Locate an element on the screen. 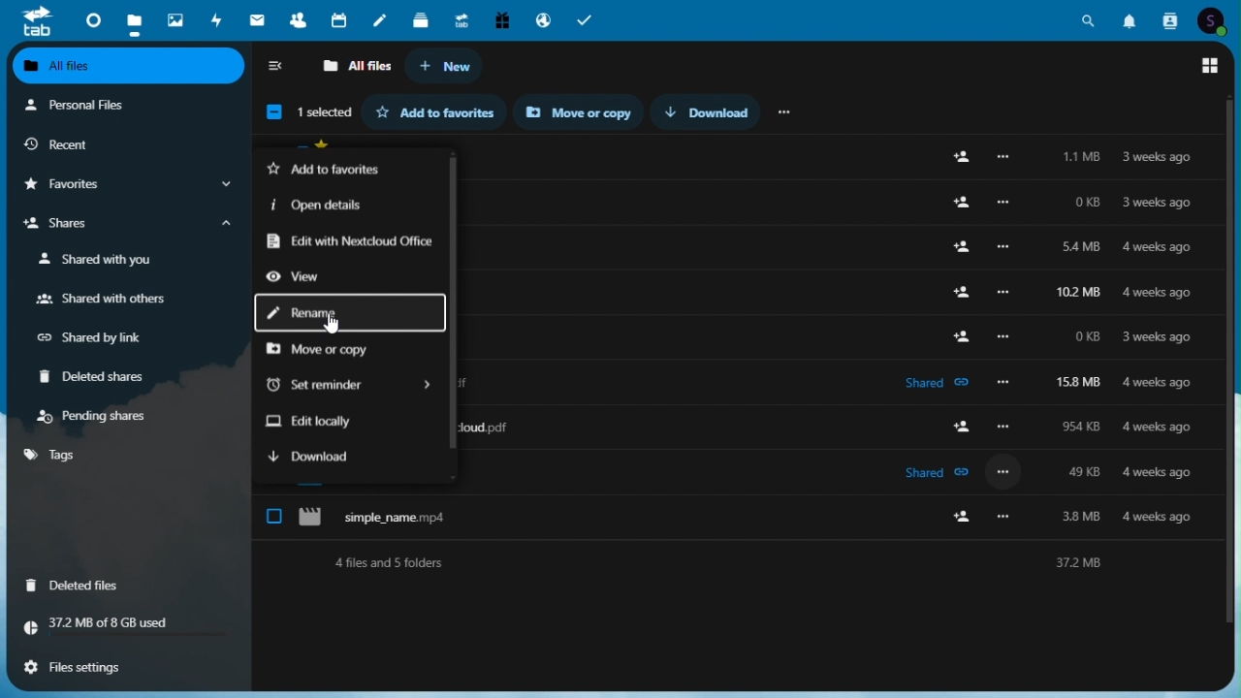  free trial is located at coordinates (500, 18).